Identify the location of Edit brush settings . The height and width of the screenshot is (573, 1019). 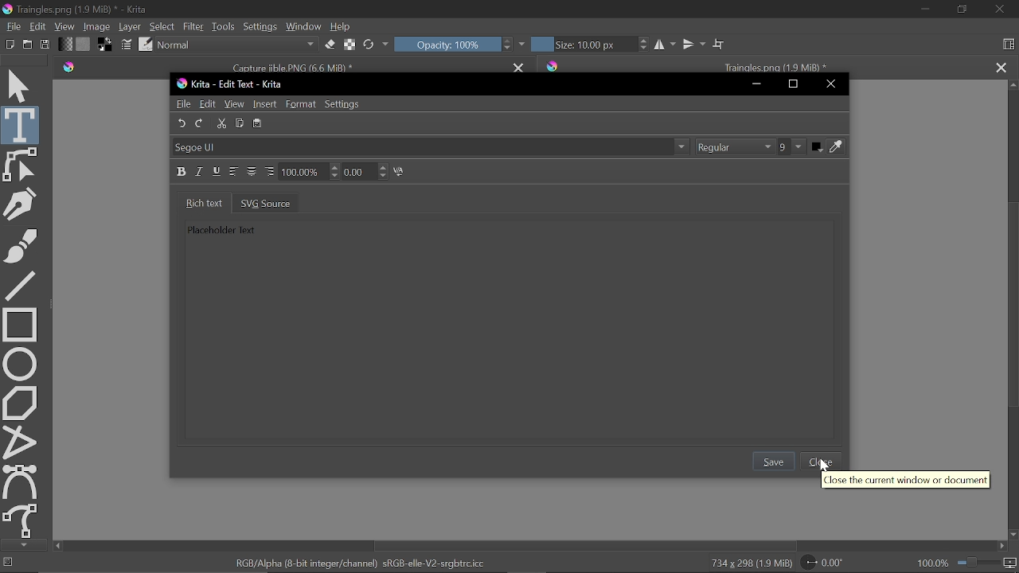
(127, 45).